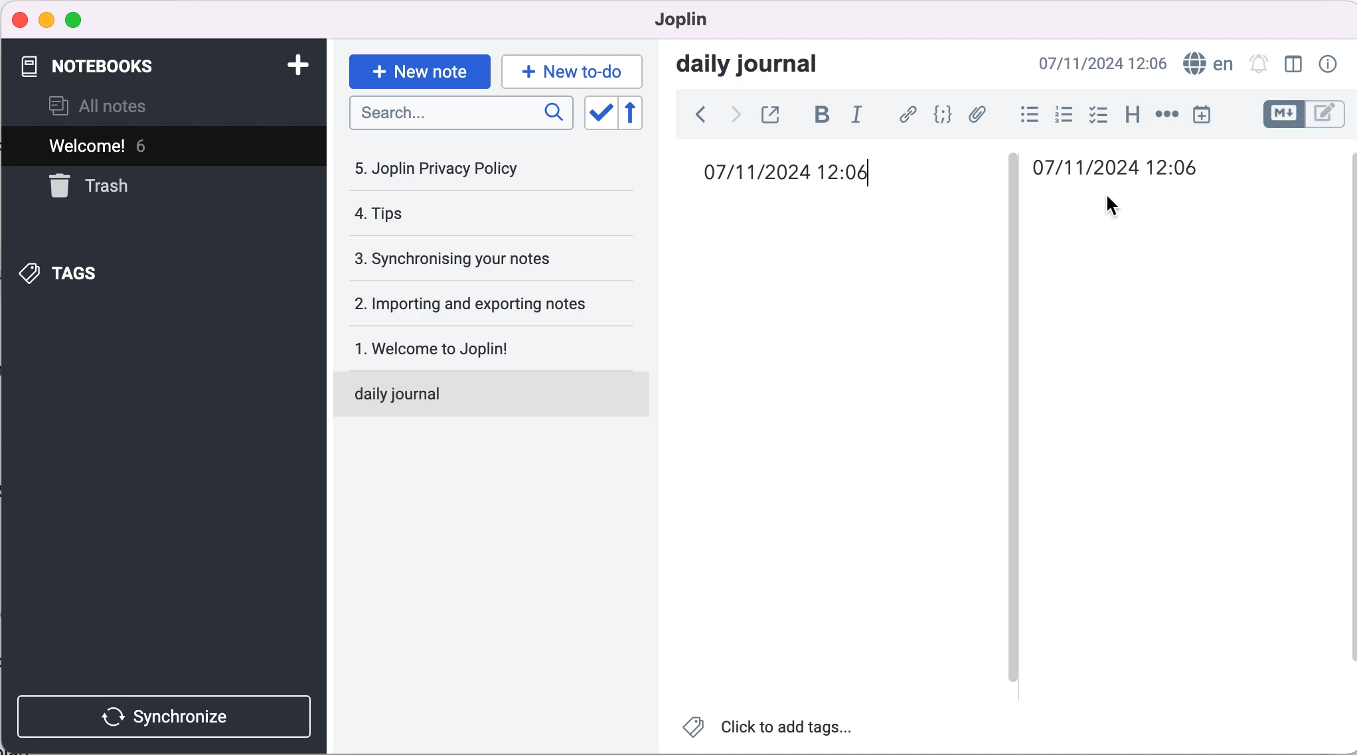 Image resolution: width=1357 pixels, height=755 pixels. I want to click on bold, so click(819, 115).